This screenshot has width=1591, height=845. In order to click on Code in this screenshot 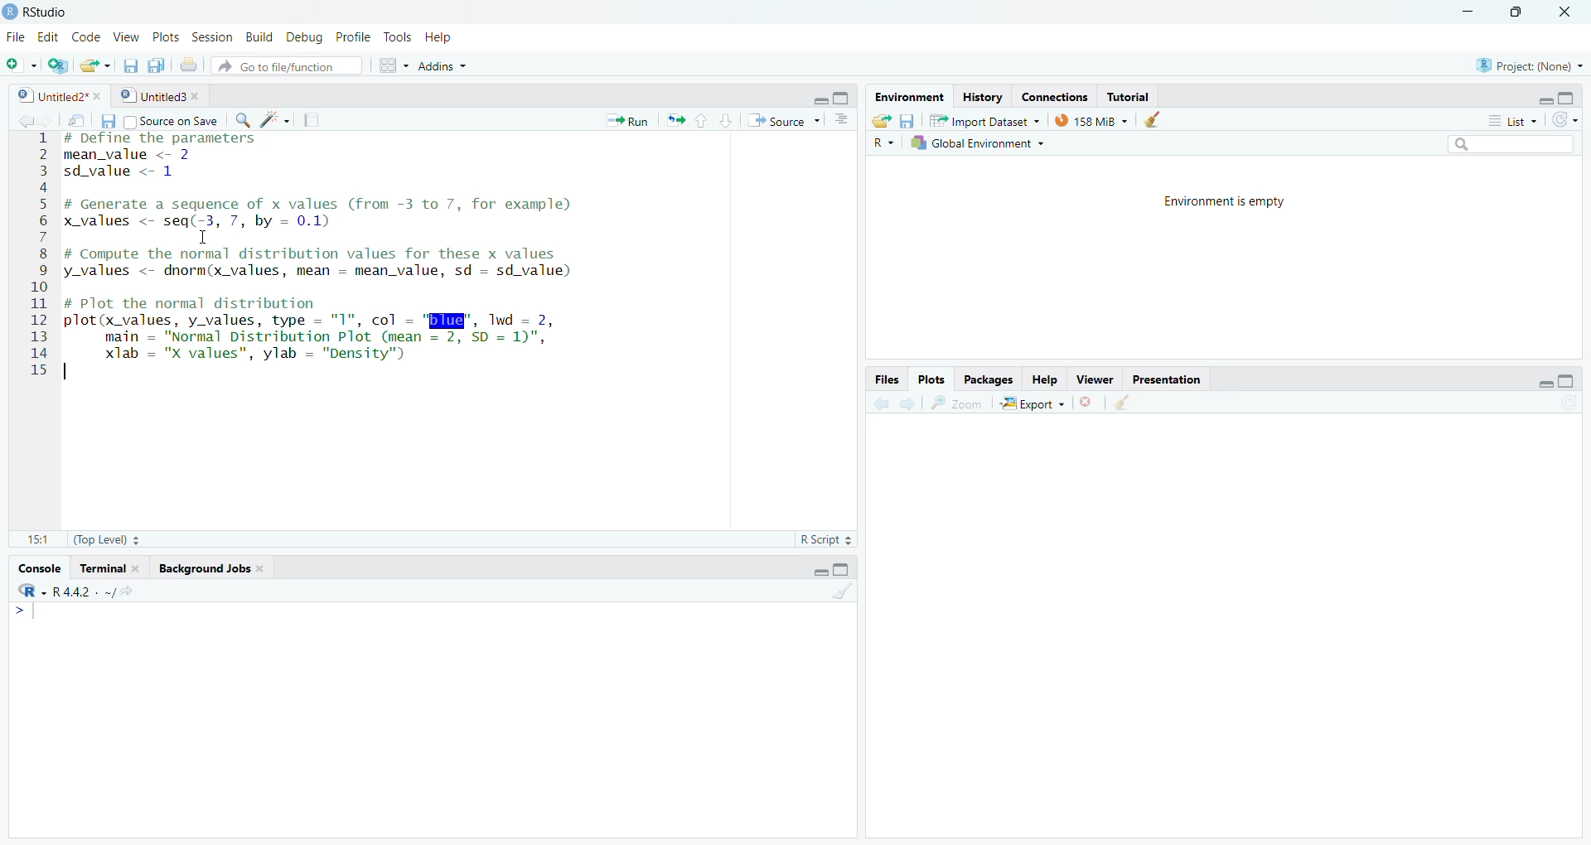, I will do `click(85, 36)`.